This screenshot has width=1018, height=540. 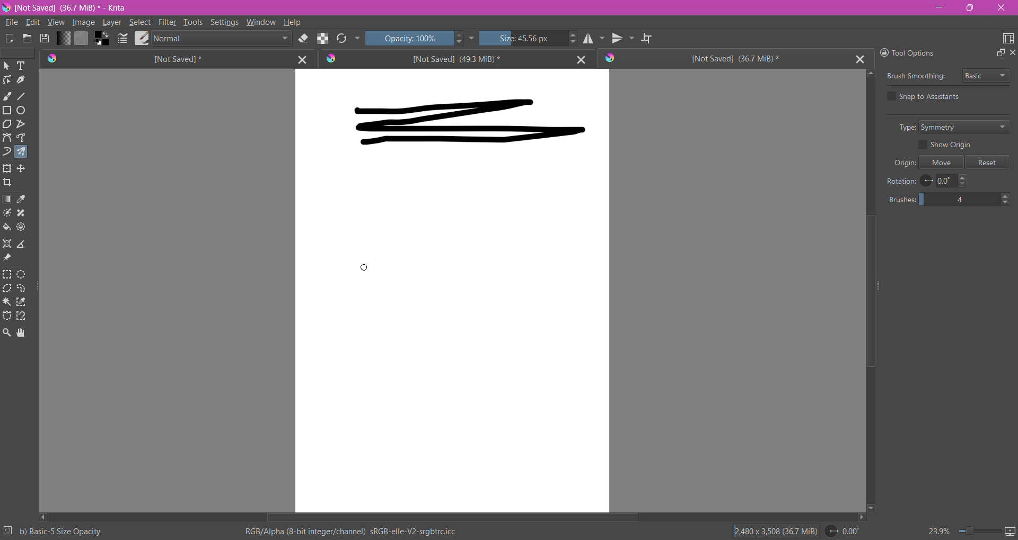 I want to click on Crop the image to an area, so click(x=8, y=183).